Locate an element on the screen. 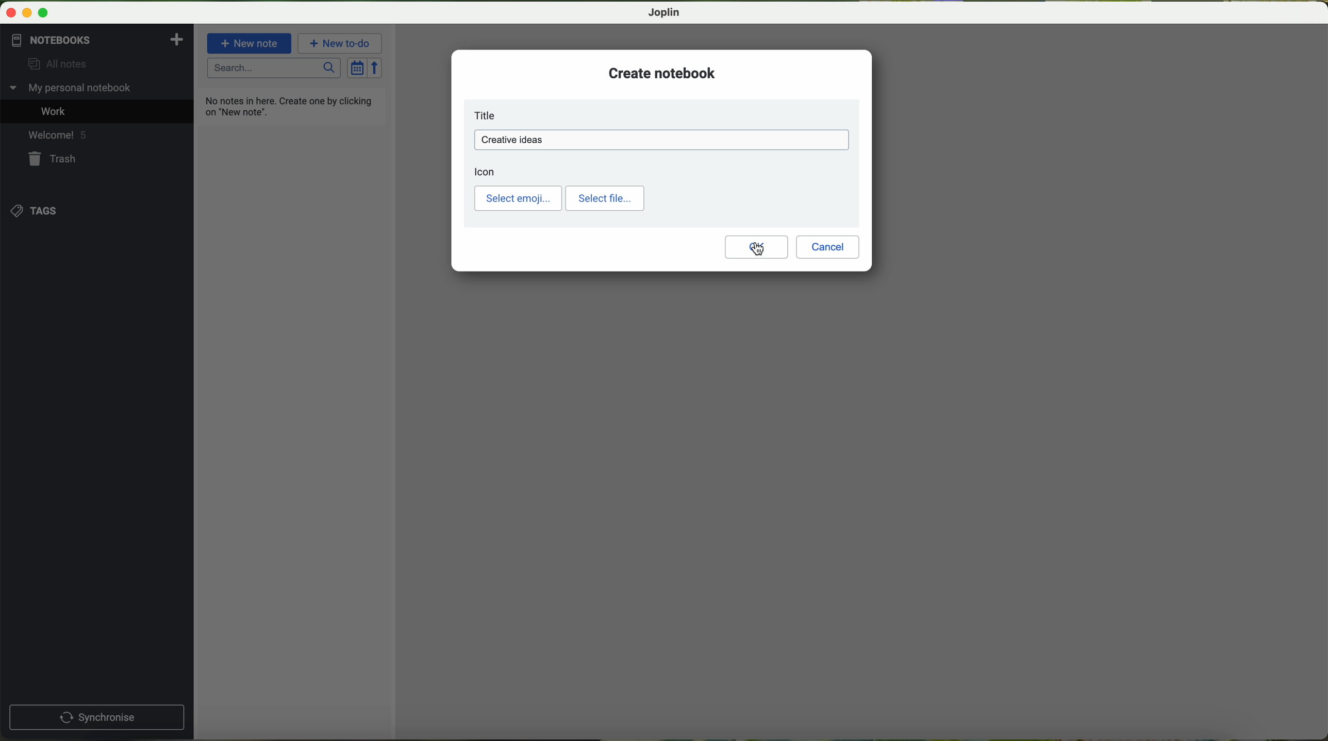  pointer on the notebooks button is located at coordinates (69, 40).